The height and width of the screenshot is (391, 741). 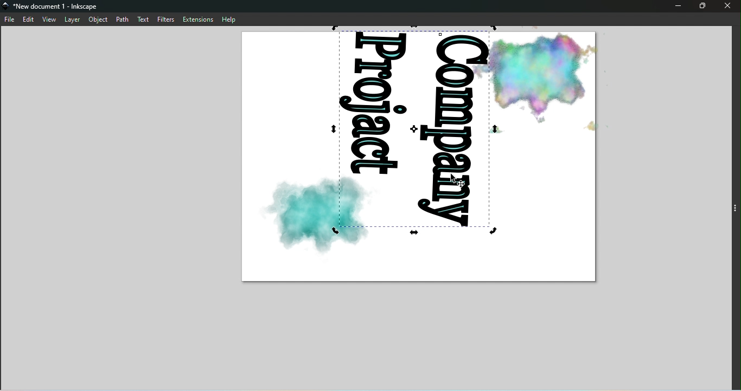 I want to click on Text, so click(x=144, y=19).